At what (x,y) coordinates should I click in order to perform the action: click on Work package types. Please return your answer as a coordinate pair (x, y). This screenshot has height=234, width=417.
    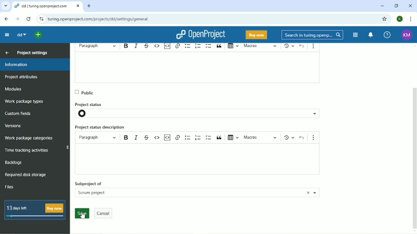
    Looking at the image, I should click on (24, 101).